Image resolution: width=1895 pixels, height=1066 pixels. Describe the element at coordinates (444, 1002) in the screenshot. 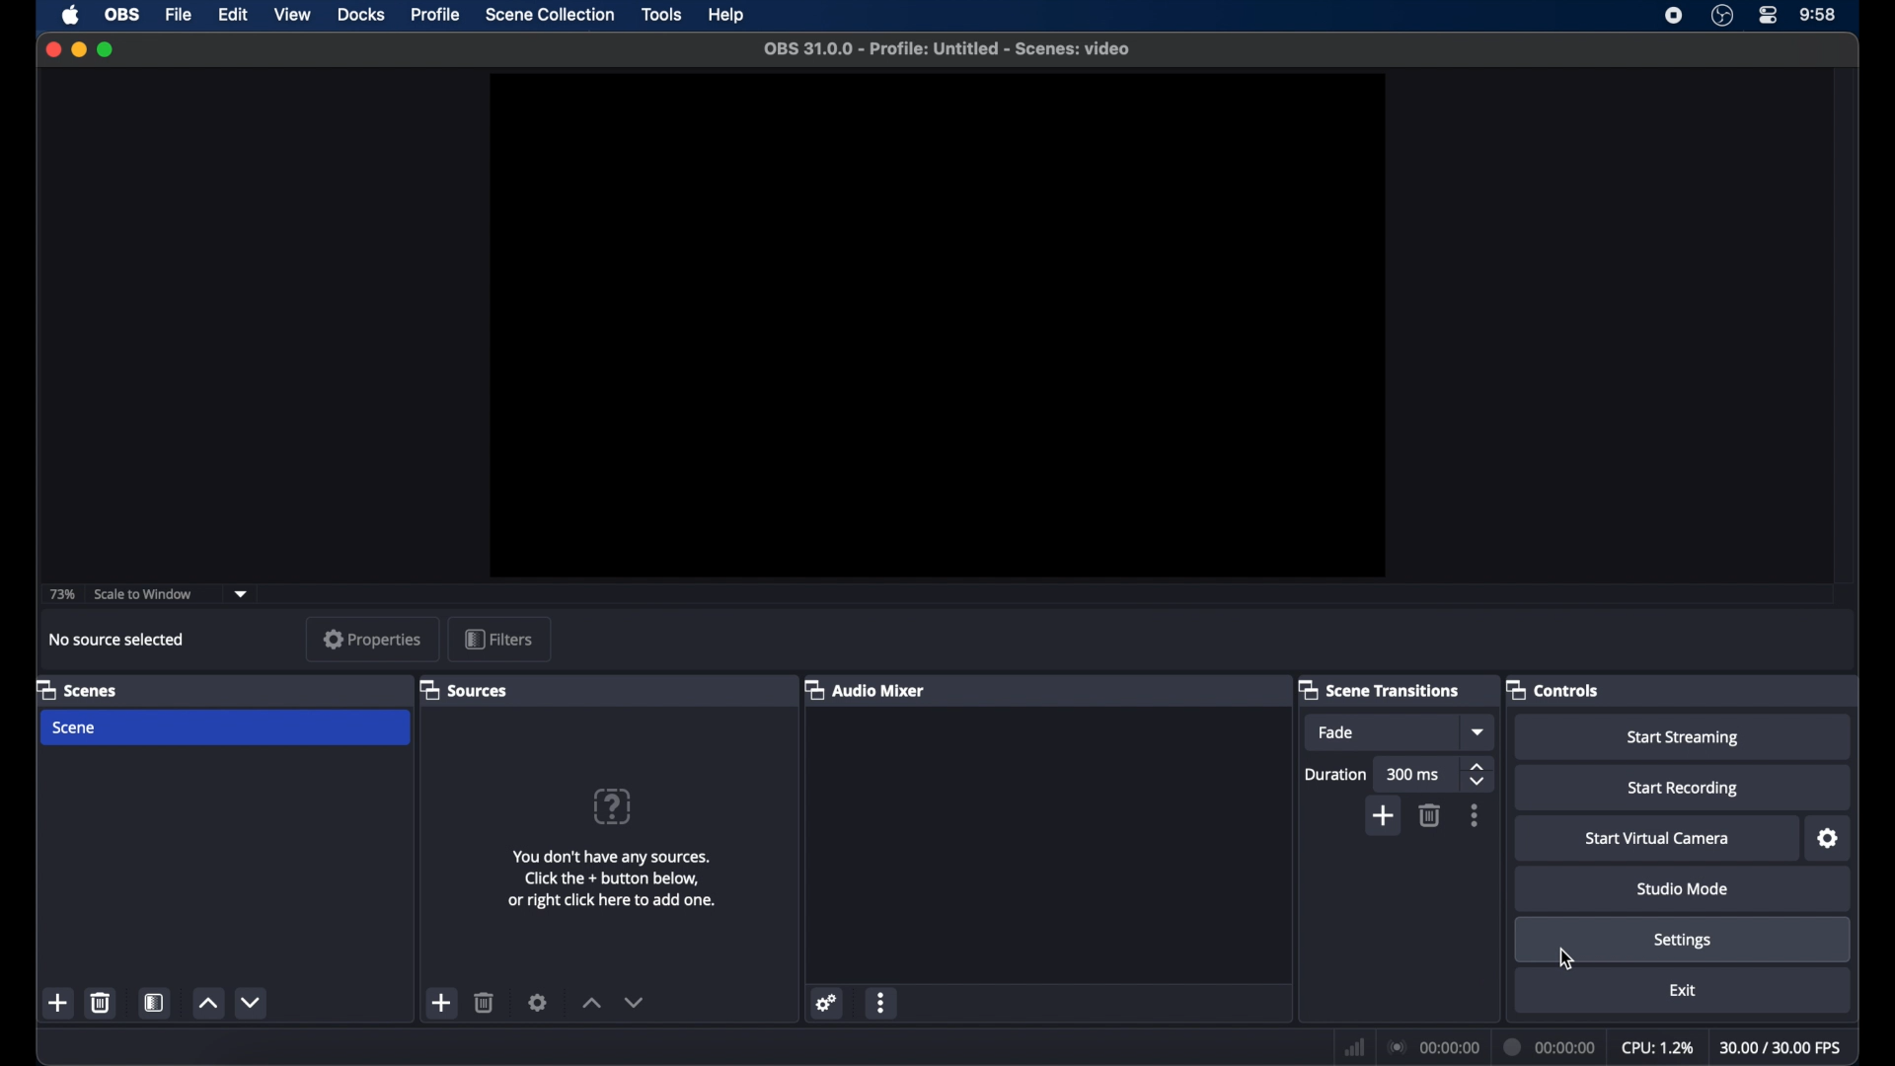

I see `add` at that location.